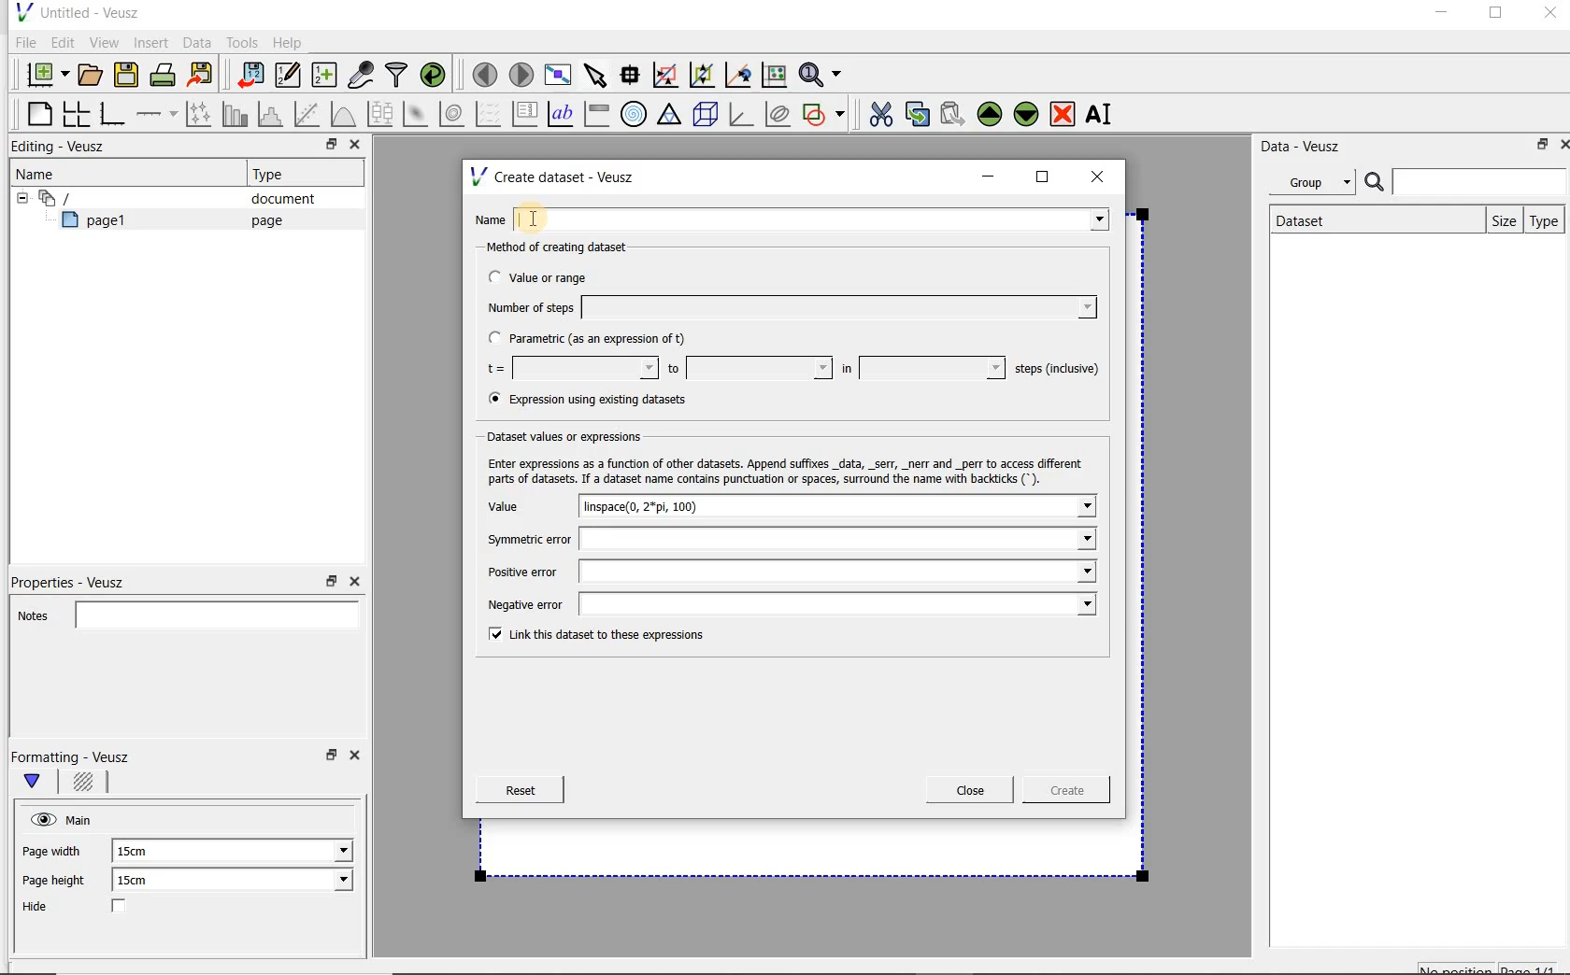 This screenshot has width=1570, height=975. I want to click on new document, so click(43, 72).